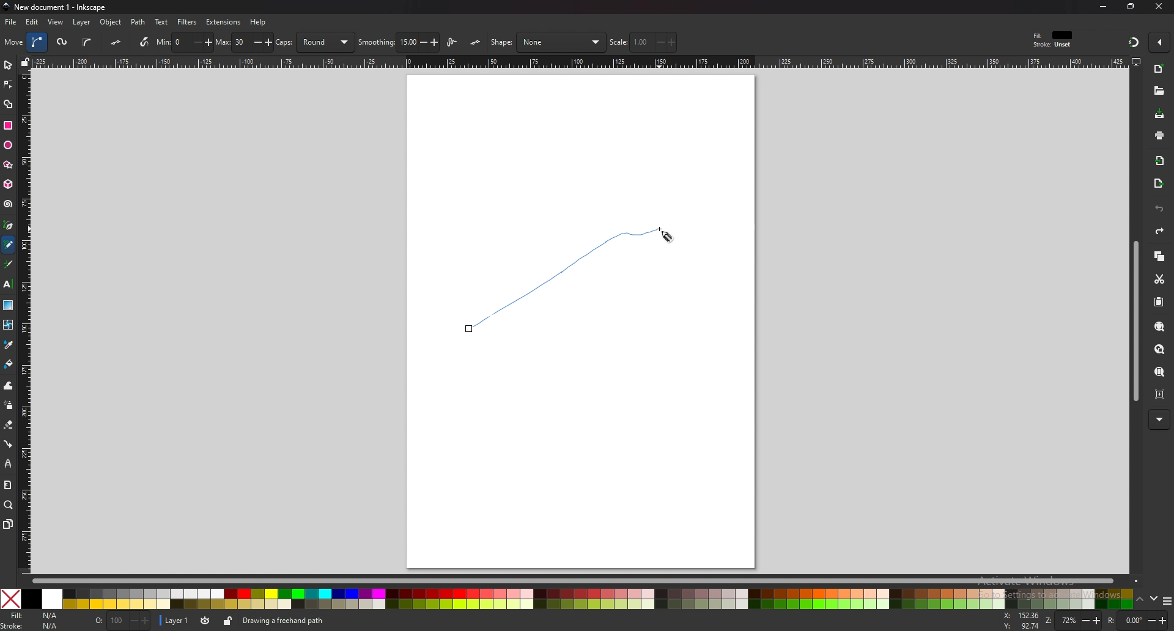 The height and width of the screenshot is (631, 1174). I want to click on caps, so click(315, 42).